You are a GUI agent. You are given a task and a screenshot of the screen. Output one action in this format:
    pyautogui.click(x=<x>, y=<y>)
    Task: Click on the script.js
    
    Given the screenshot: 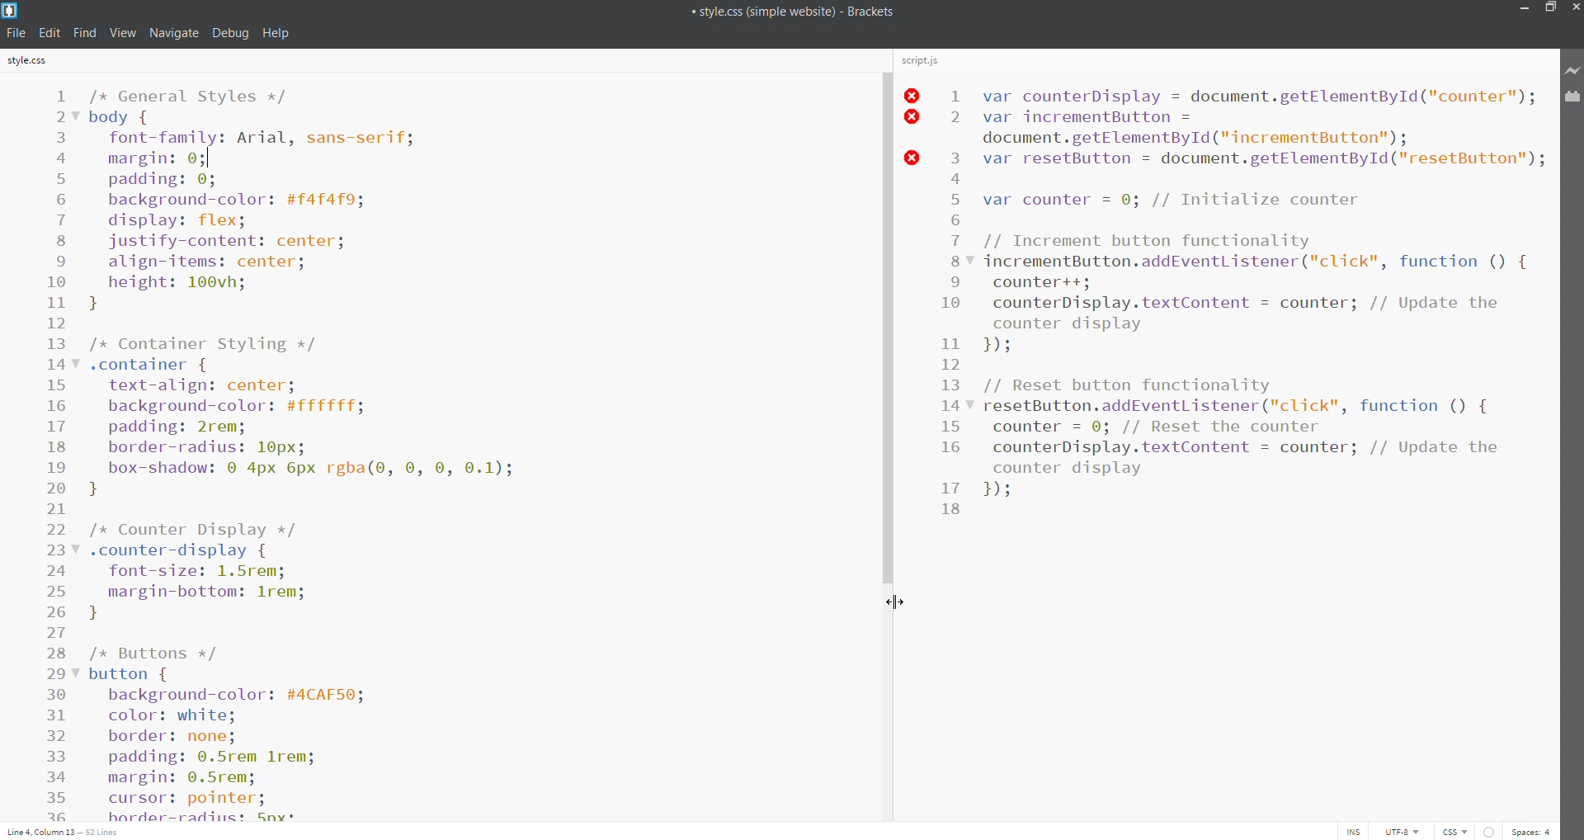 What is the action you would take?
    pyautogui.click(x=928, y=60)
    